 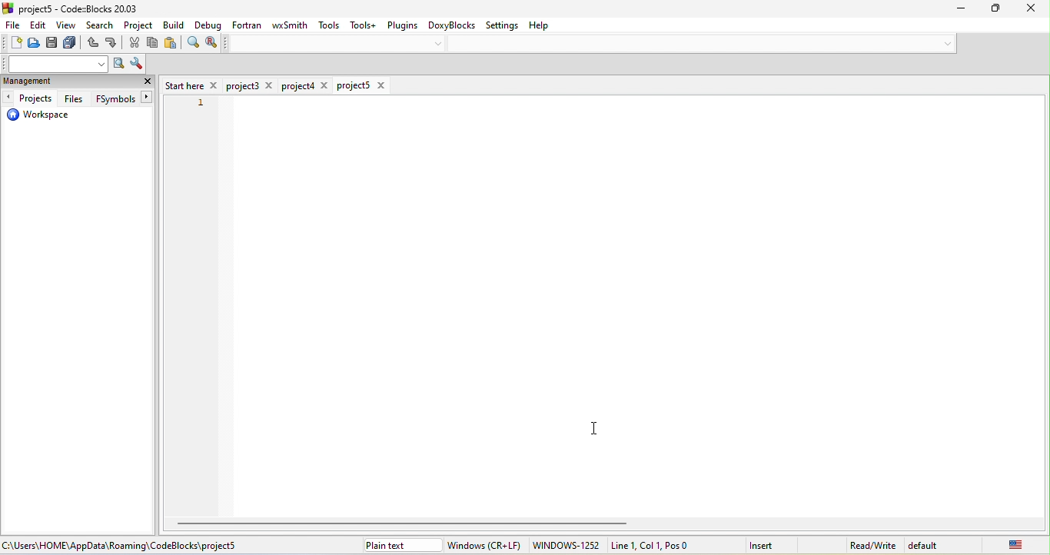 I want to click on horizontal scroll bar, so click(x=407, y=523).